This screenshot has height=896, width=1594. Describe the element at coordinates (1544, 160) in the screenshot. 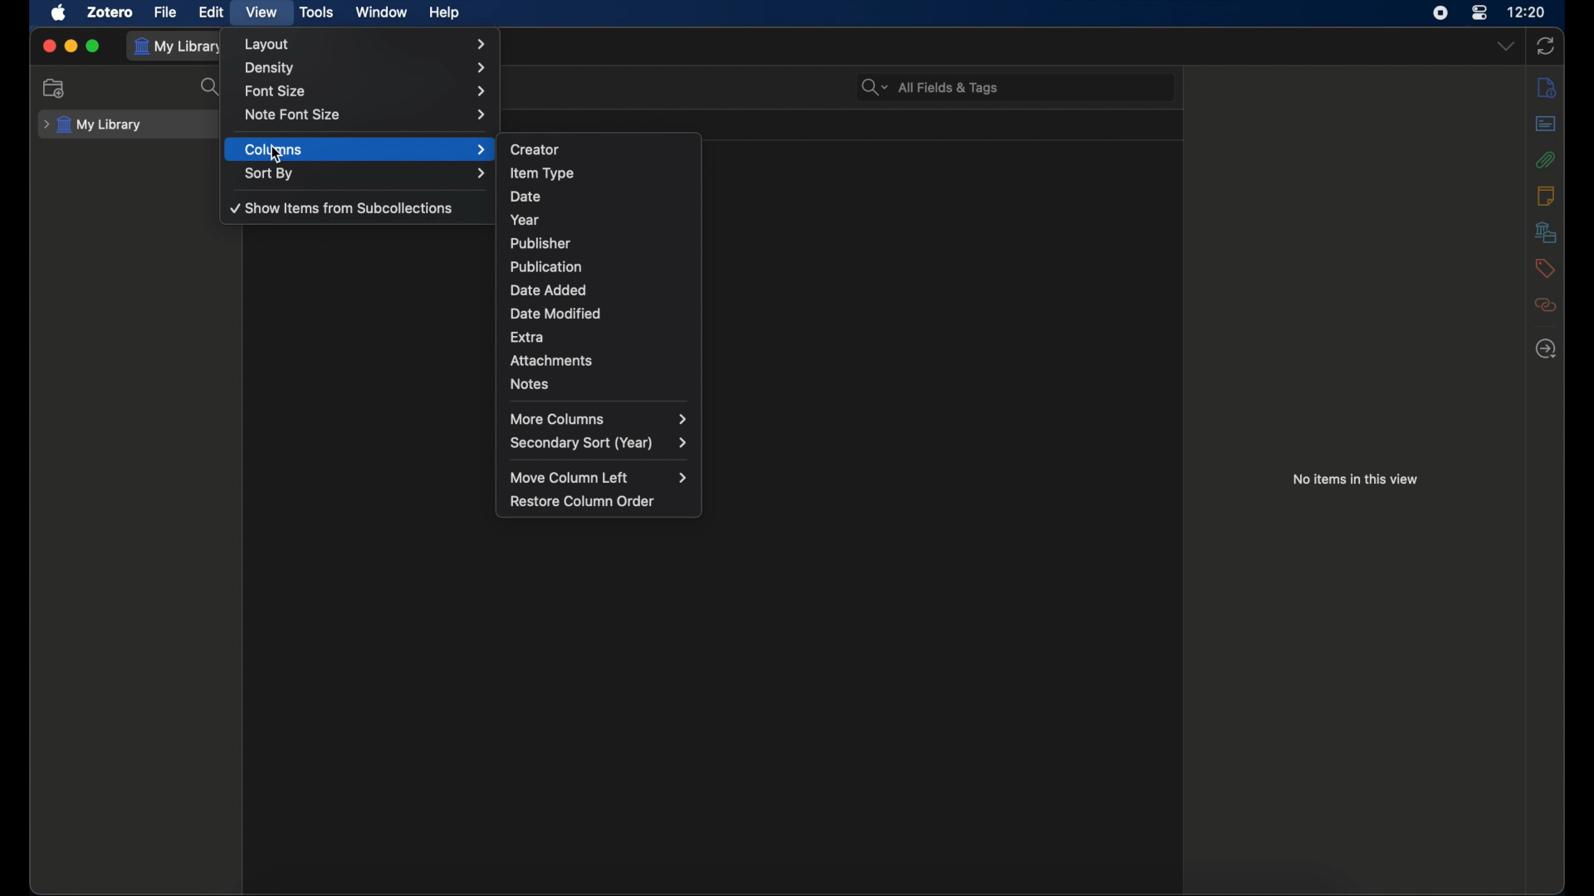

I see `attachments` at that location.